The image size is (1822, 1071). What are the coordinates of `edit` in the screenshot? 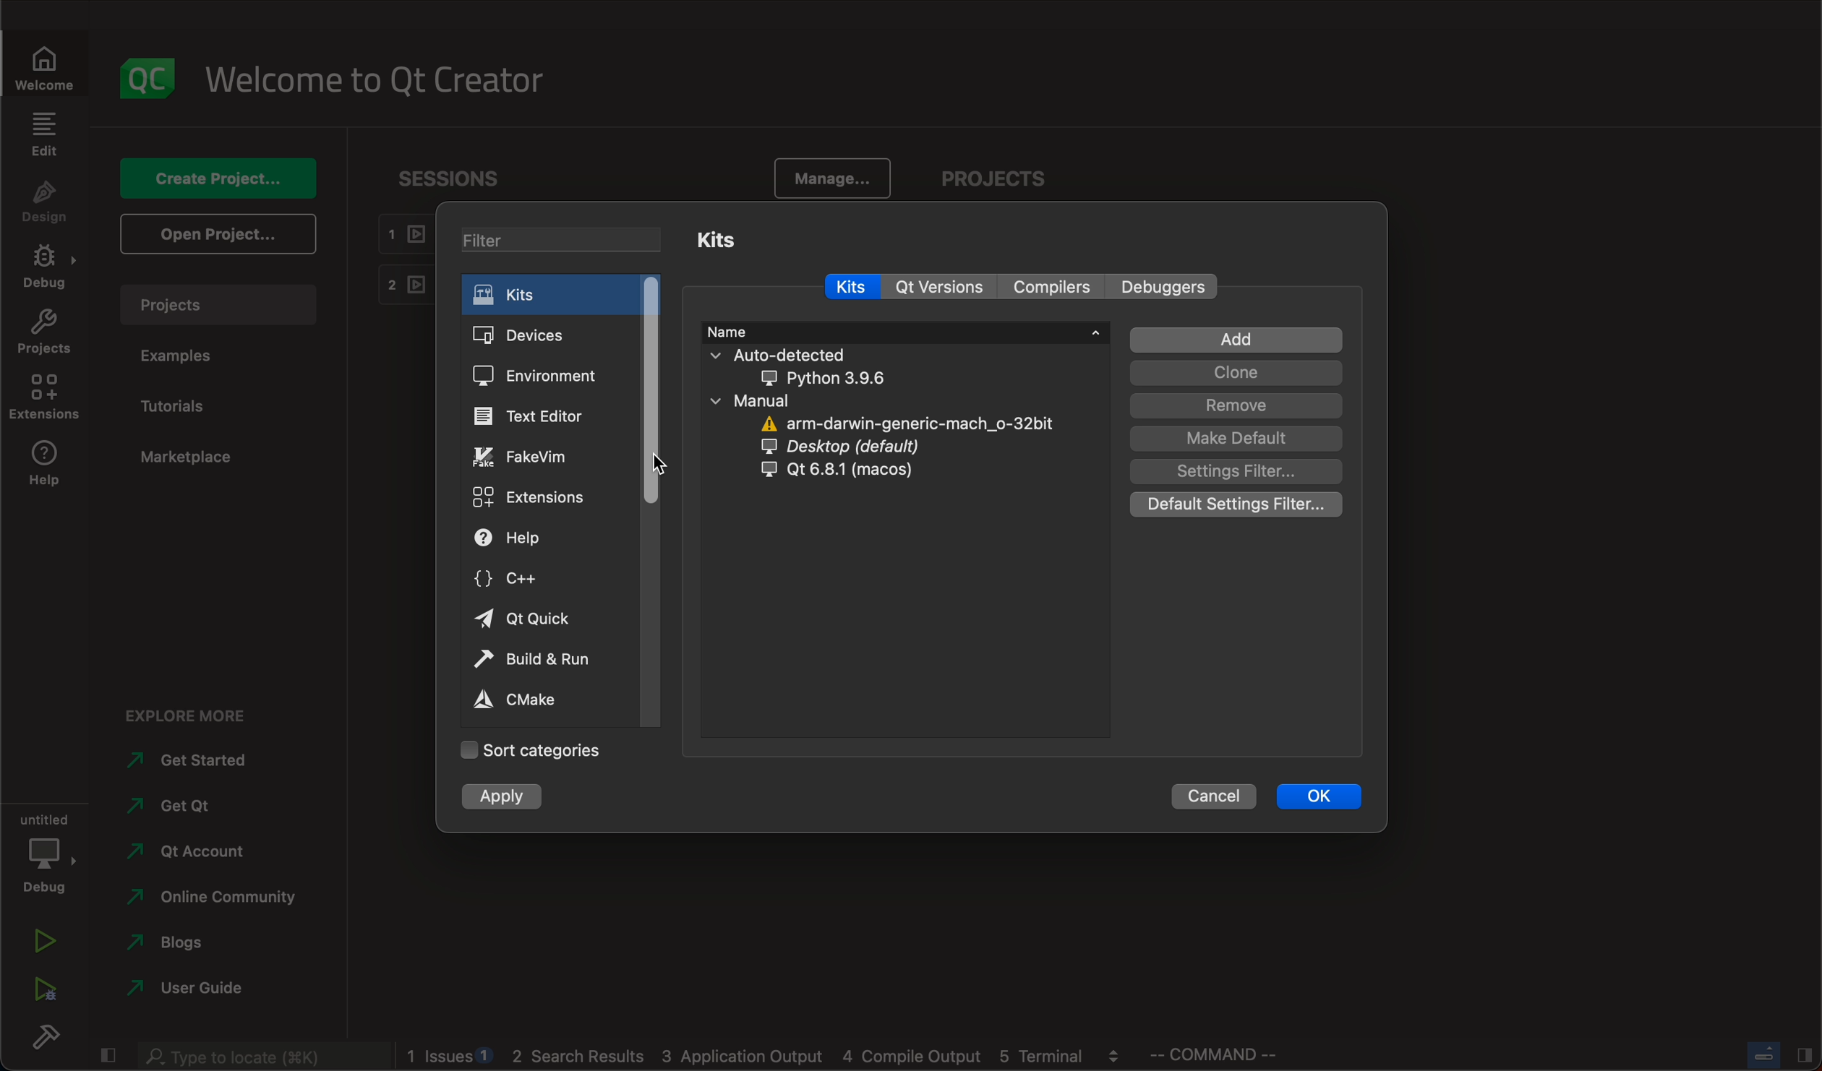 It's located at (46, 133).